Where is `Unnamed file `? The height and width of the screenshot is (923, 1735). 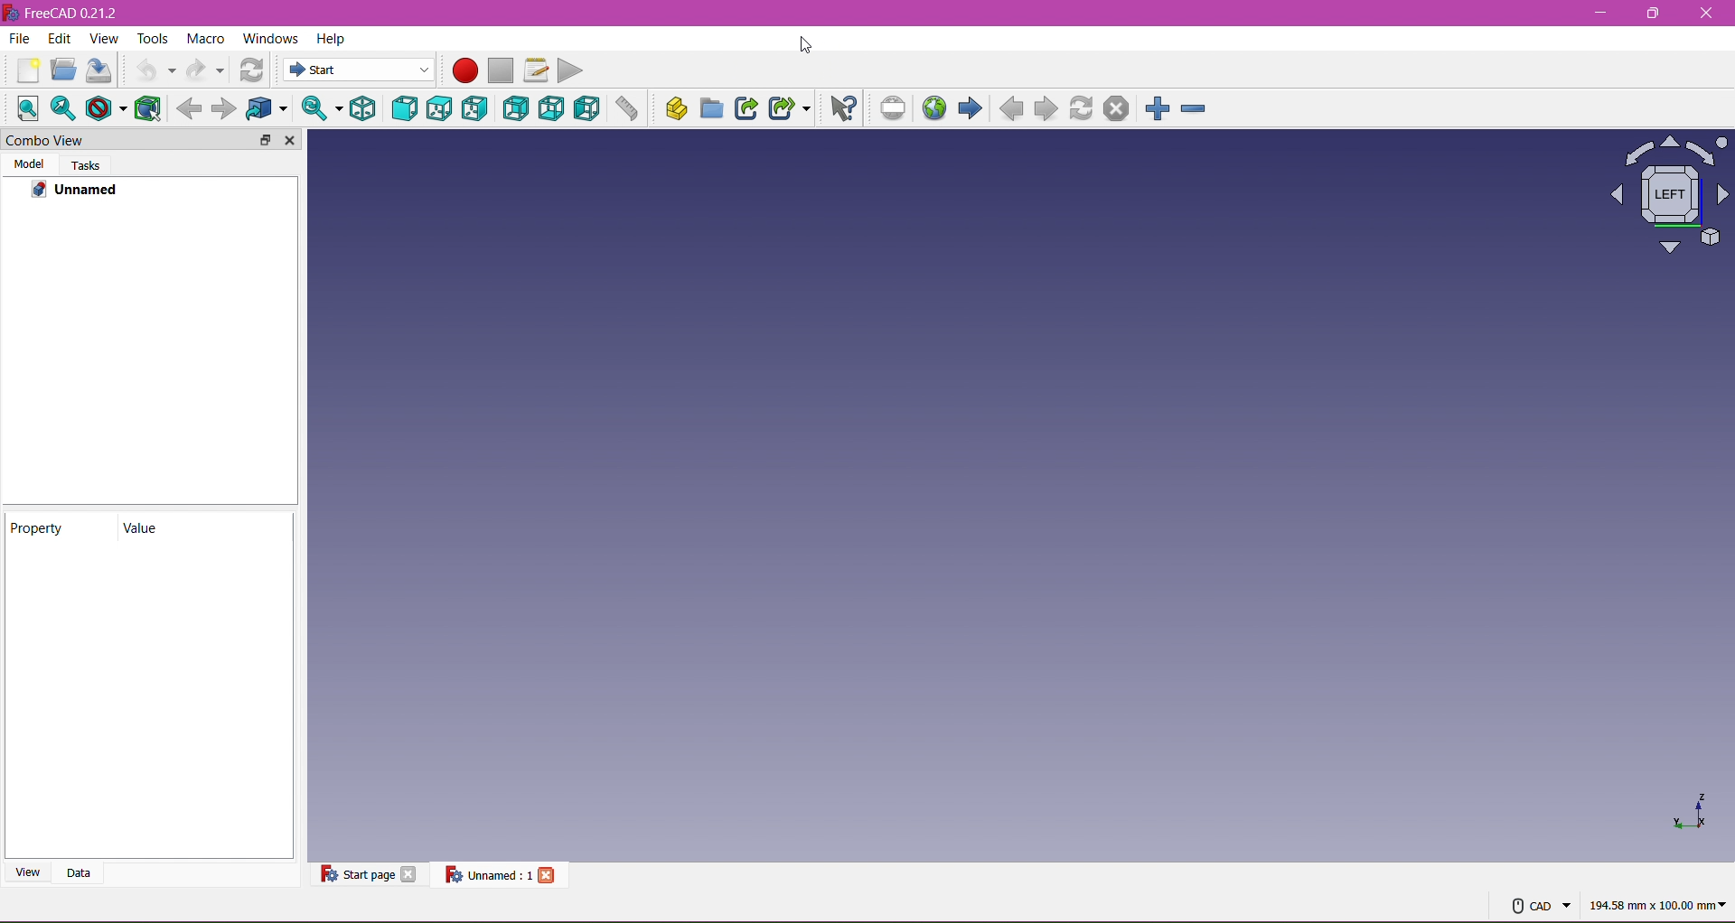 Unnamed file  is located at coordinates (500, 873).